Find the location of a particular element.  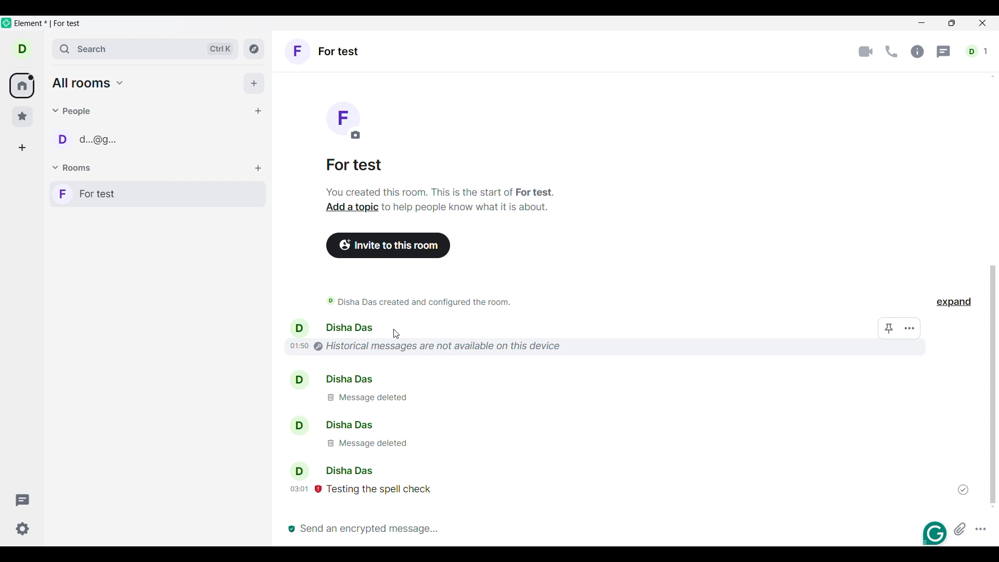

Indicates message was sent is located at coordinates (963, 490).